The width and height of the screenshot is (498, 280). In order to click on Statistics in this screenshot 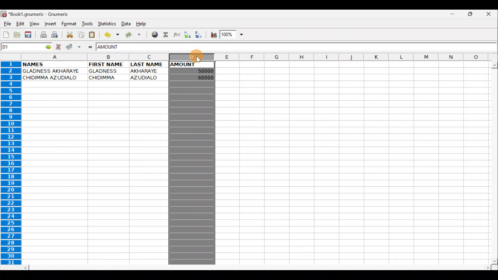, I will do `click(106, 24)`.